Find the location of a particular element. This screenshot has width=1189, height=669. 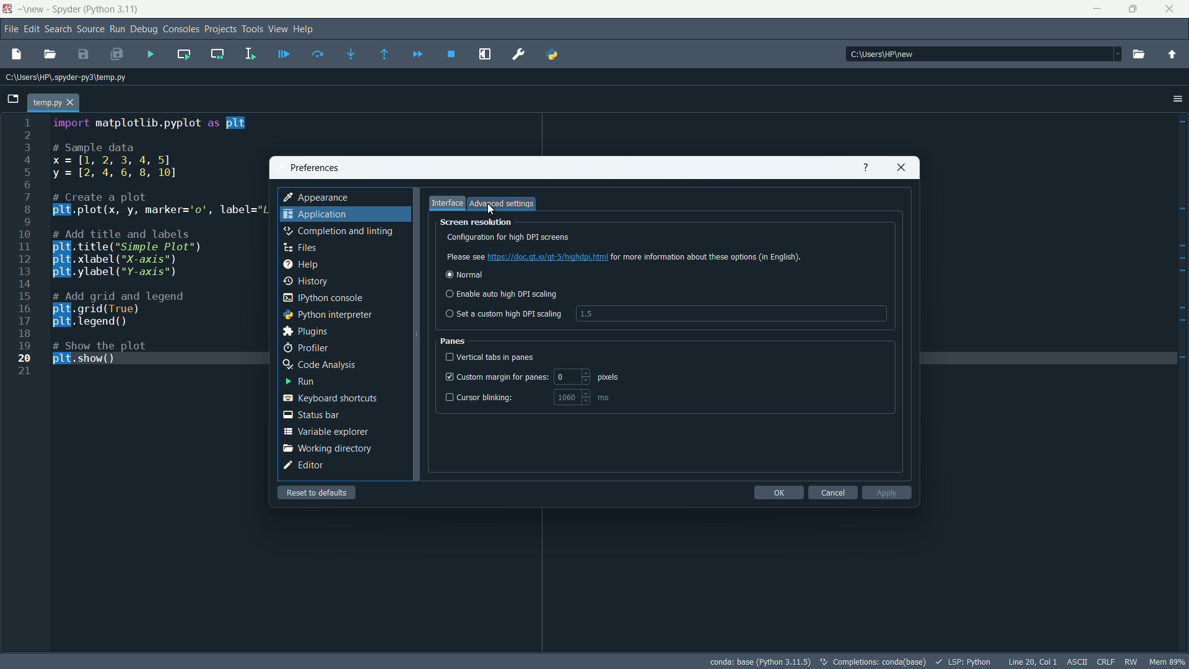

cursor is located at coordinates (491, 209).